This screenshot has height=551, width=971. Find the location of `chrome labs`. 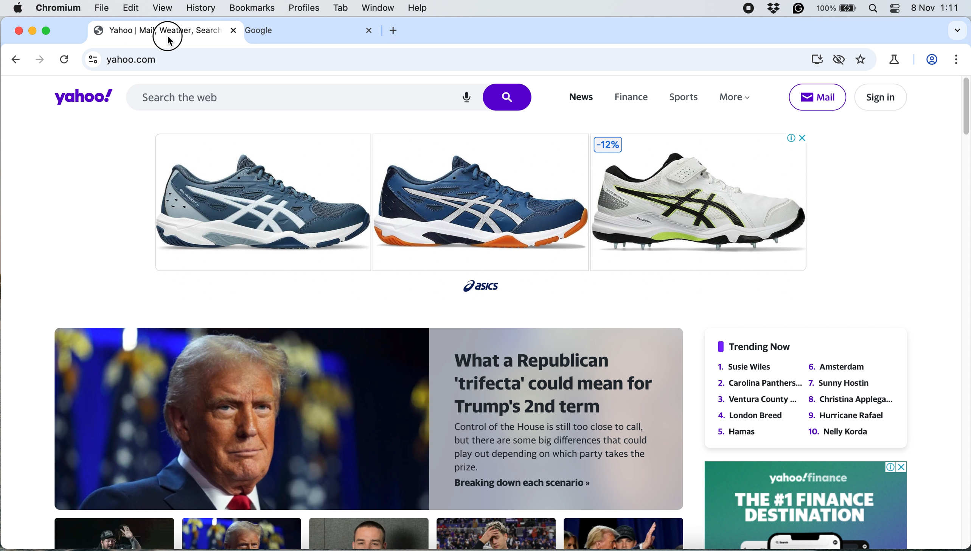

chrome labs is located at coordinates (894, 59).